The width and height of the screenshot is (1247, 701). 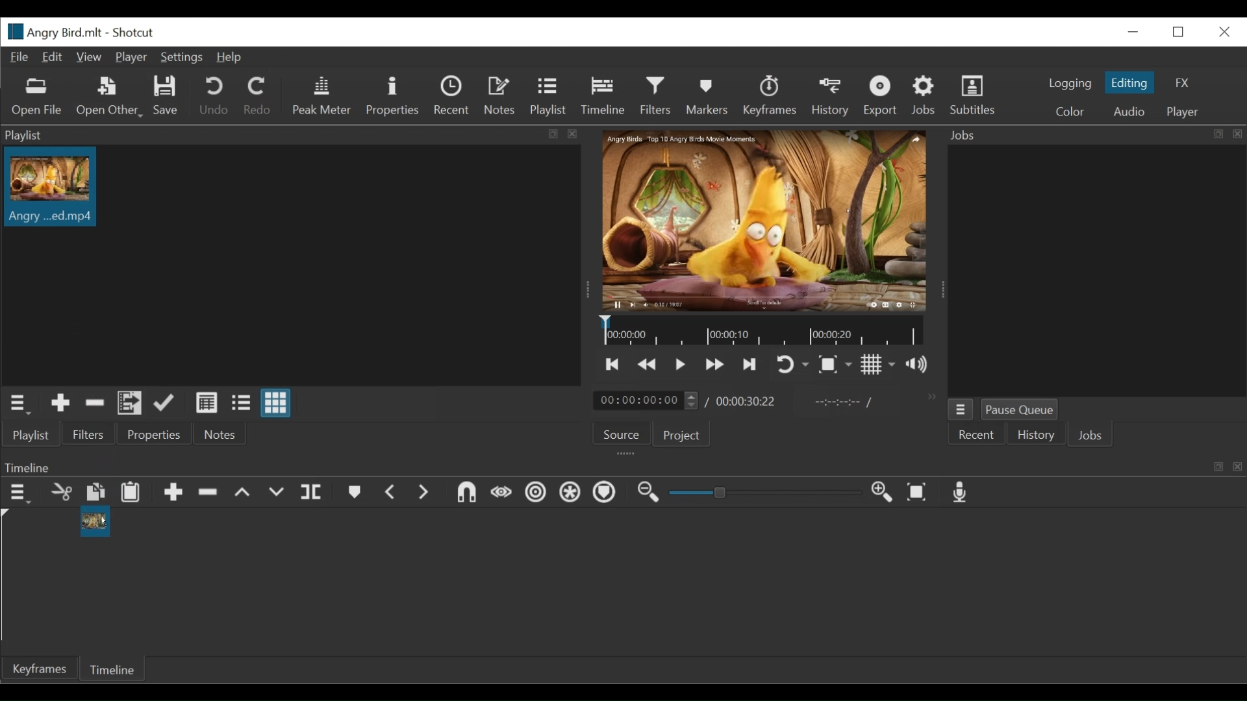 I want to click on Markers, so click(x=705, y=95).